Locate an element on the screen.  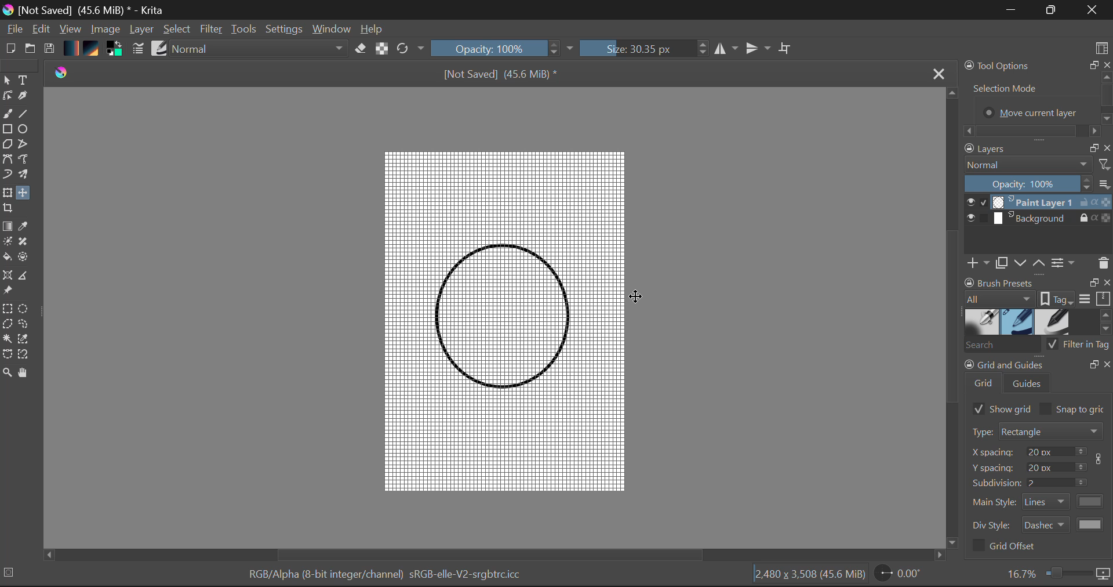
File is located at coordinates (13, 29).